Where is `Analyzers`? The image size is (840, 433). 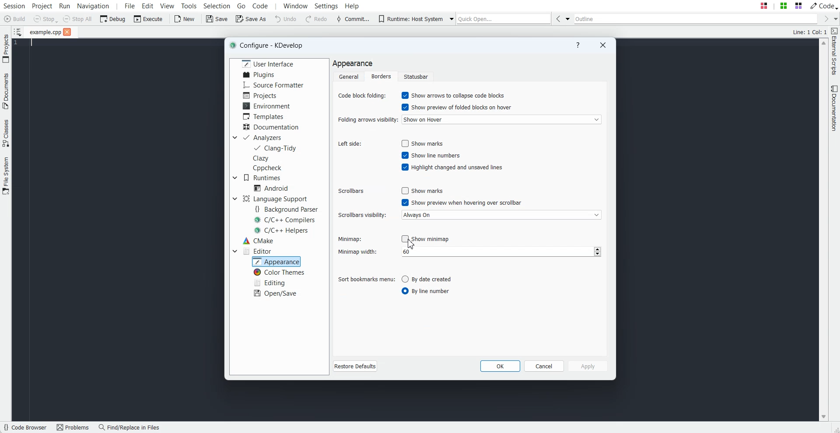
Analyzers is located at coordinates (262, 137).